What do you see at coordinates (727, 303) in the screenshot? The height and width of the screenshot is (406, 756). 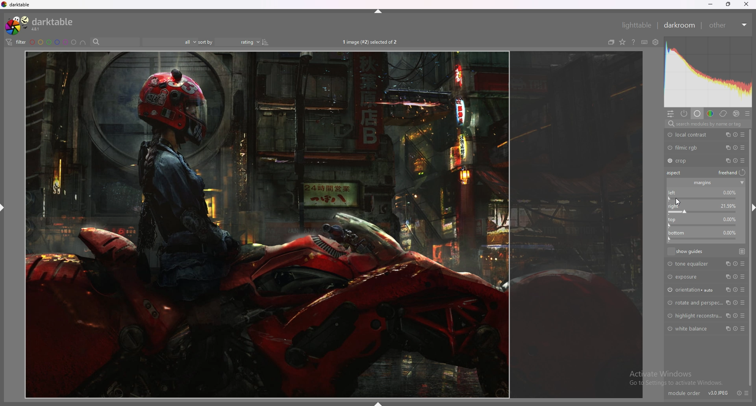 I see `multiple instances action` at bounding box center [727, 303].